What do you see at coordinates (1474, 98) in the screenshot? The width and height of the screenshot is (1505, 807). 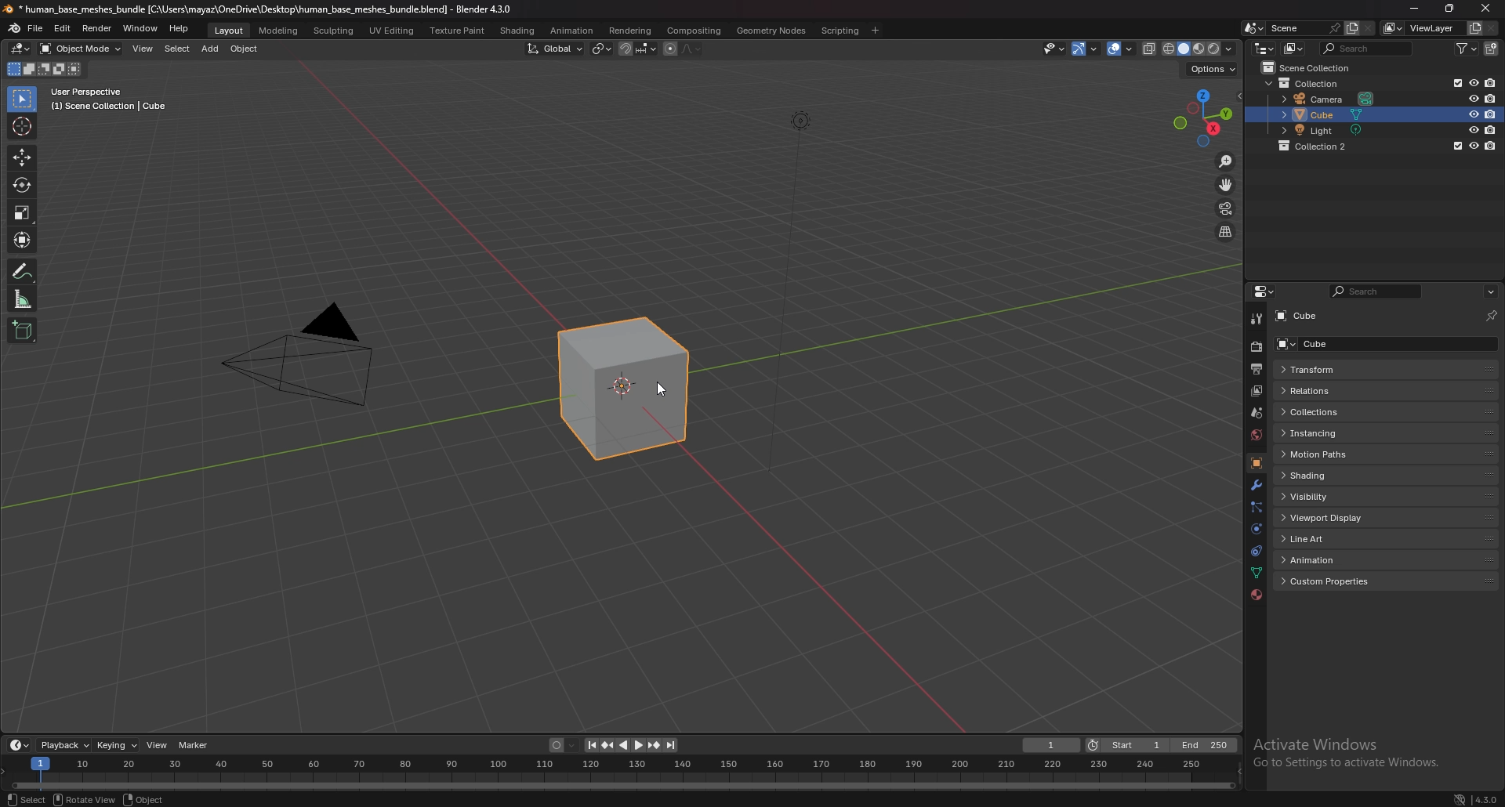 I see `hide in viewport` at bounding box center [1474, 98].